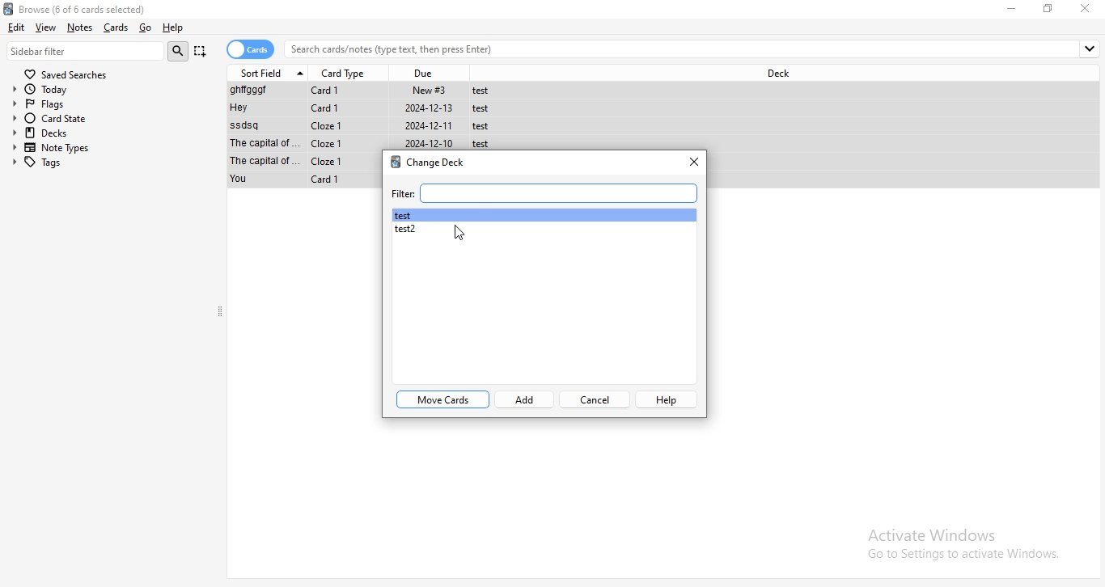  What do you see at coordinates (177, 29) in the screenshot?
I see `help` at bounding box center [177, 29].